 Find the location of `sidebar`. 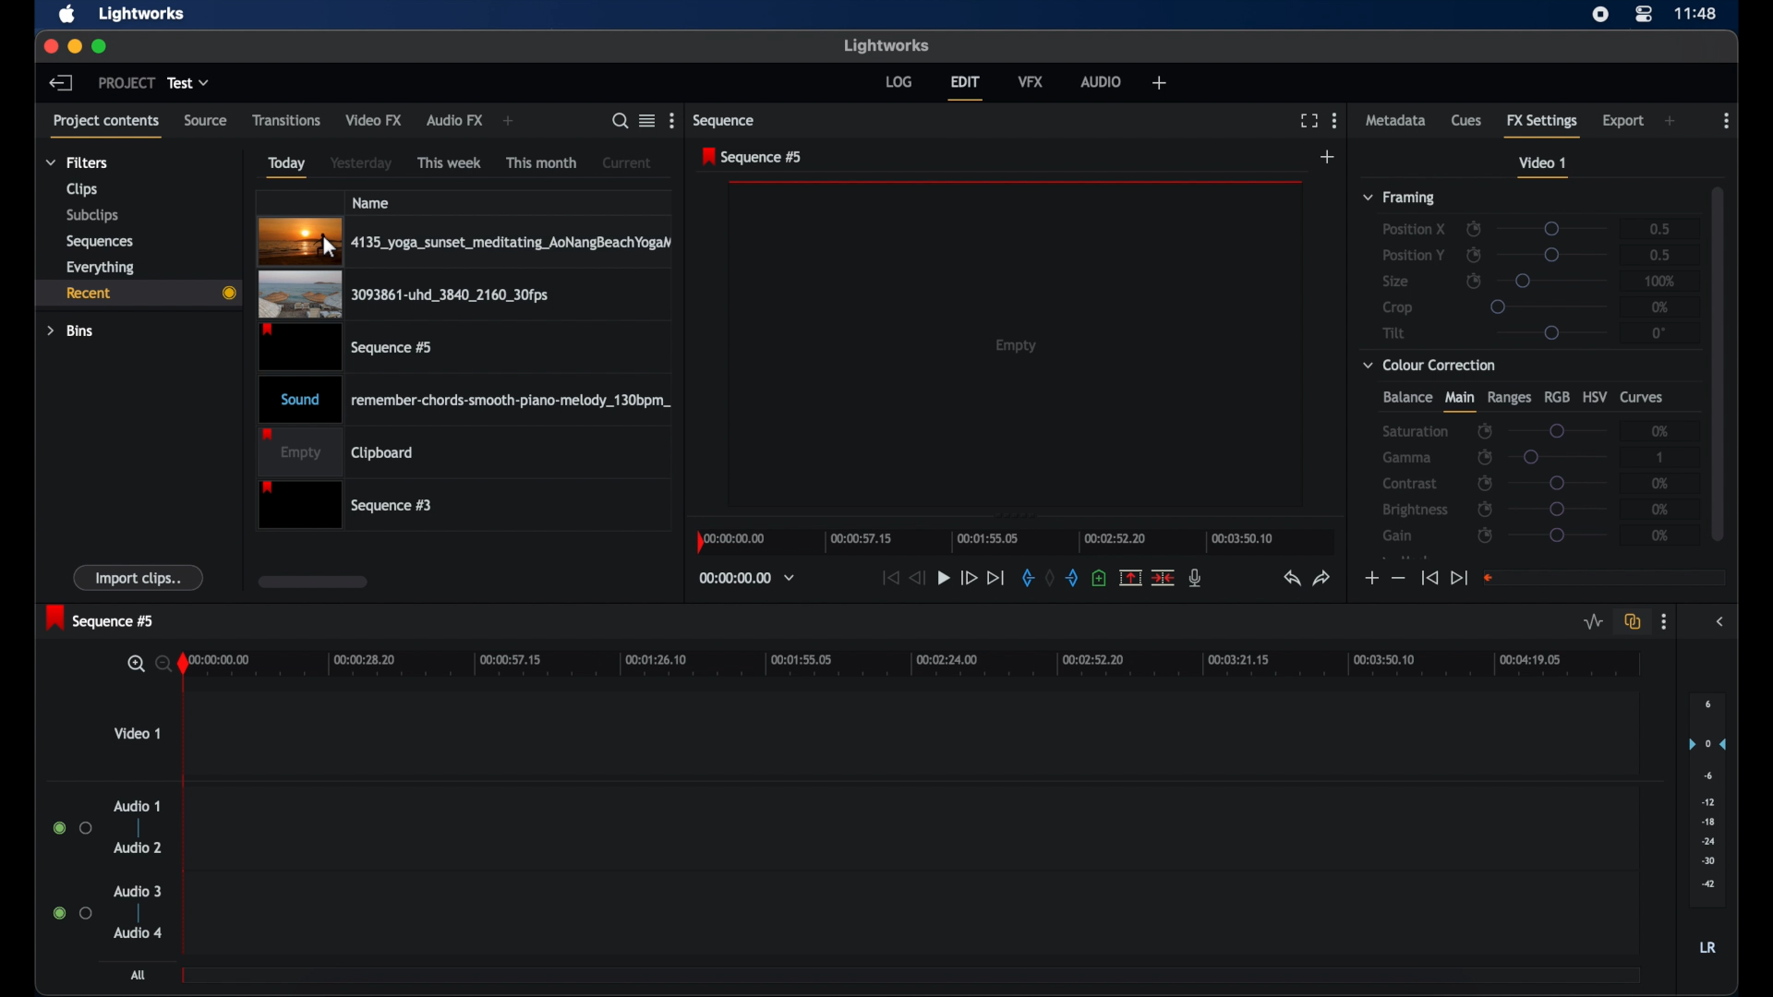

sidebar is located at coordinates (1721, 622).